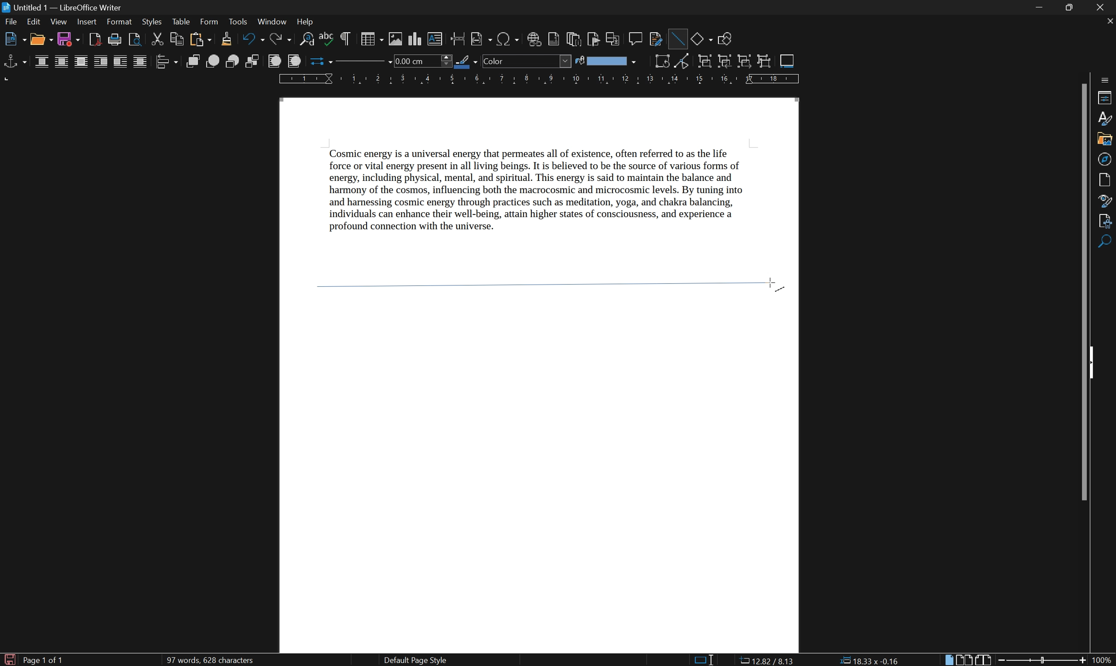  Describe the element at coordinates (637, 38) in the screenshot. I see `insert comment` at that location.